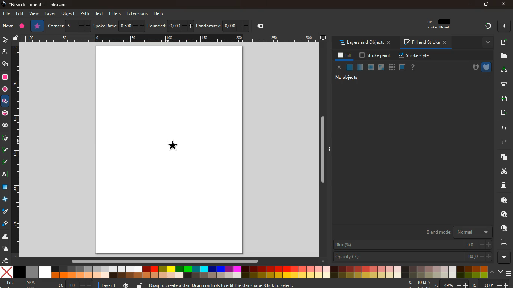 This screenshot has height=288, width=513. Describe the element at coordinates (68, 13) in the screenshot. I see `object` at that location.